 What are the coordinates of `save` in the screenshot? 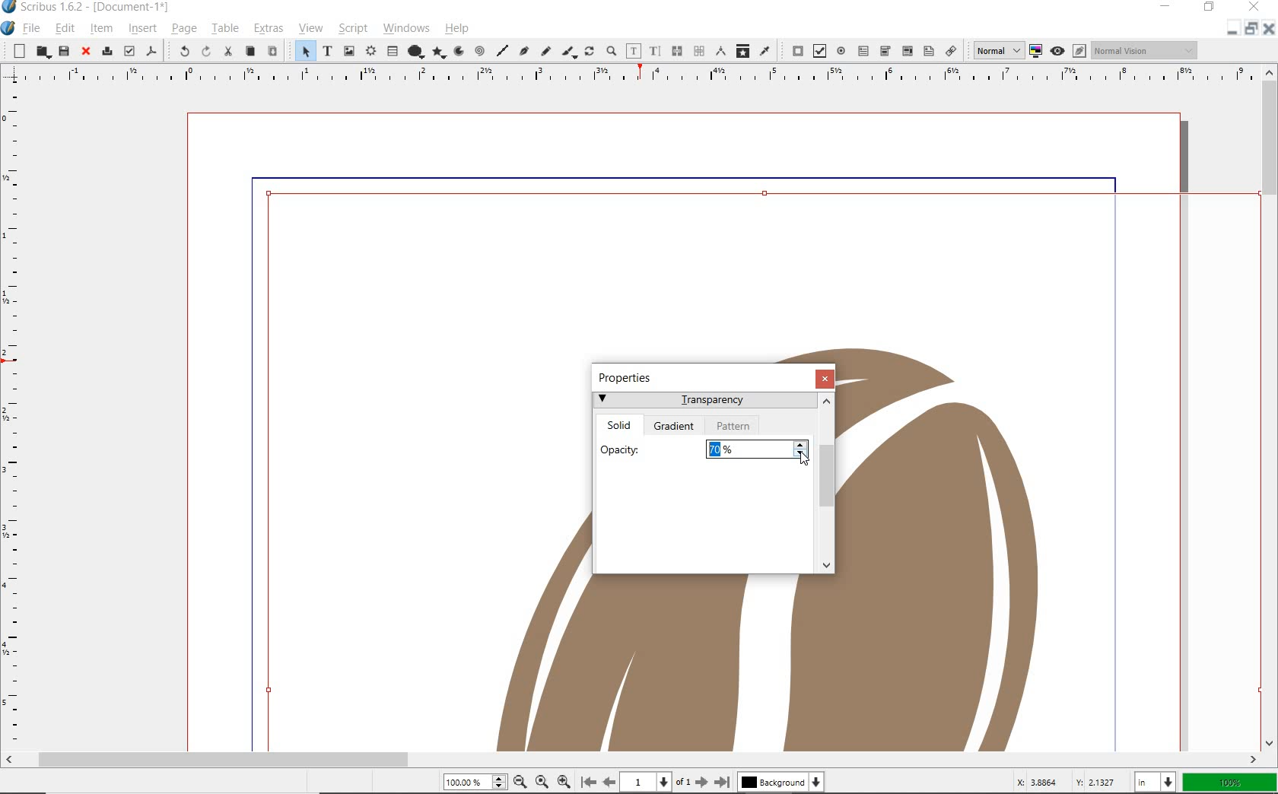 It's located at (63, 52).